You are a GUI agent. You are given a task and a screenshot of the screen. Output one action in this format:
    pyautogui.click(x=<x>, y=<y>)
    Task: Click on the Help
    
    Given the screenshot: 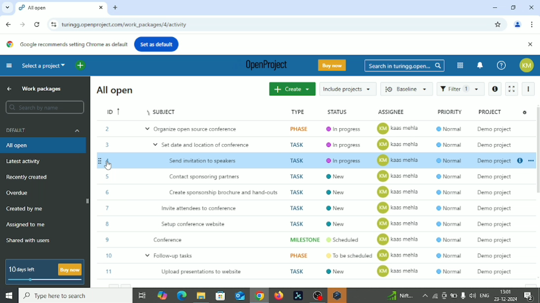 What is the action you would take?
    pyautogui.click(x=501, y=65)
    